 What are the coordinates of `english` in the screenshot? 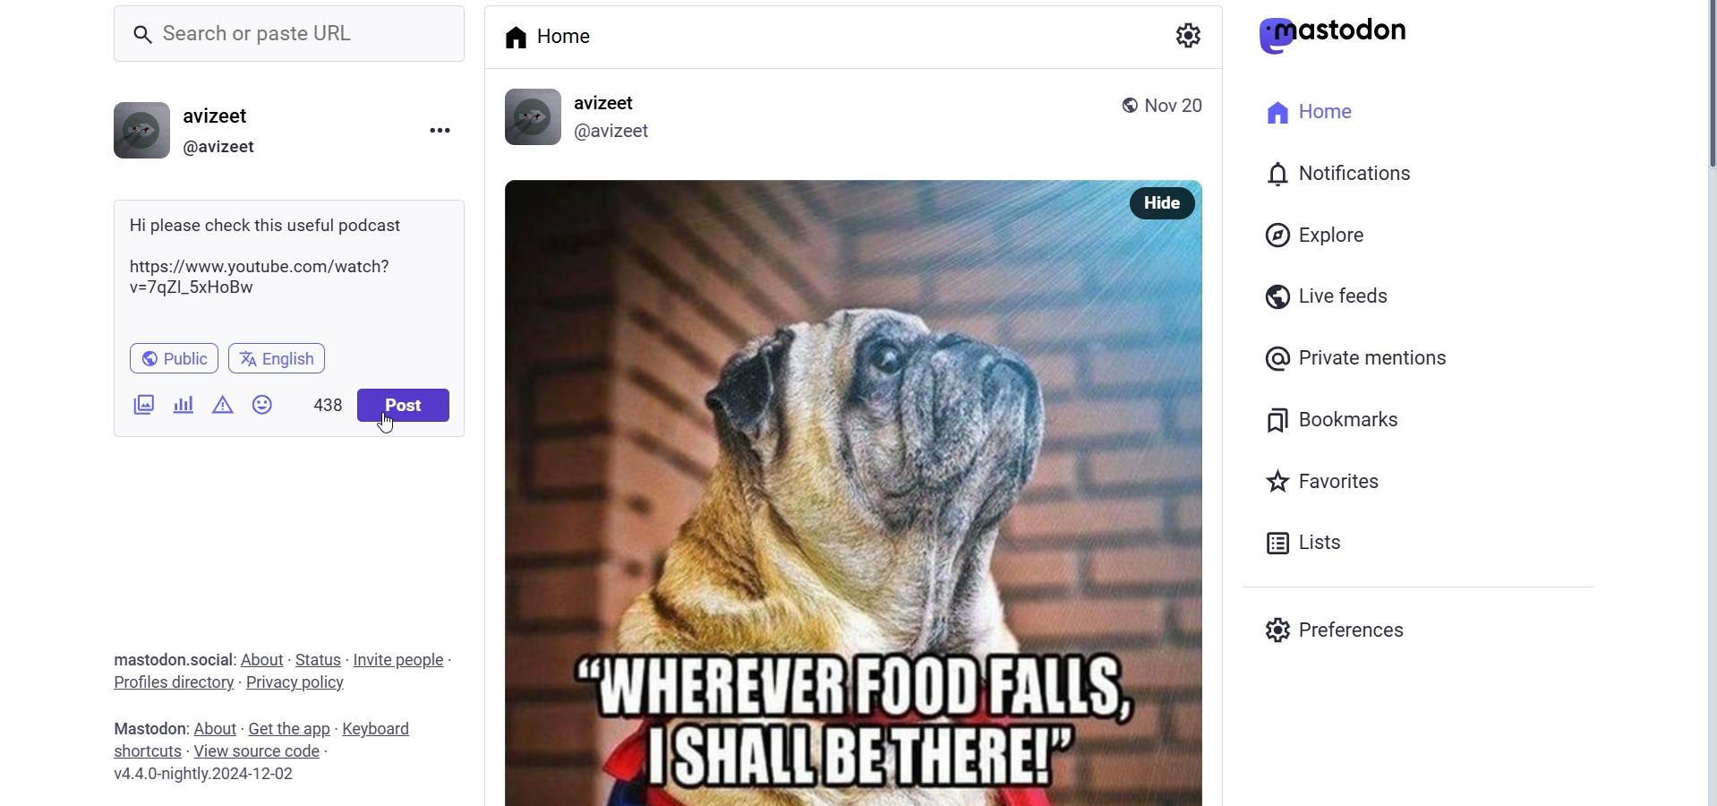 It's located at (283, 358).